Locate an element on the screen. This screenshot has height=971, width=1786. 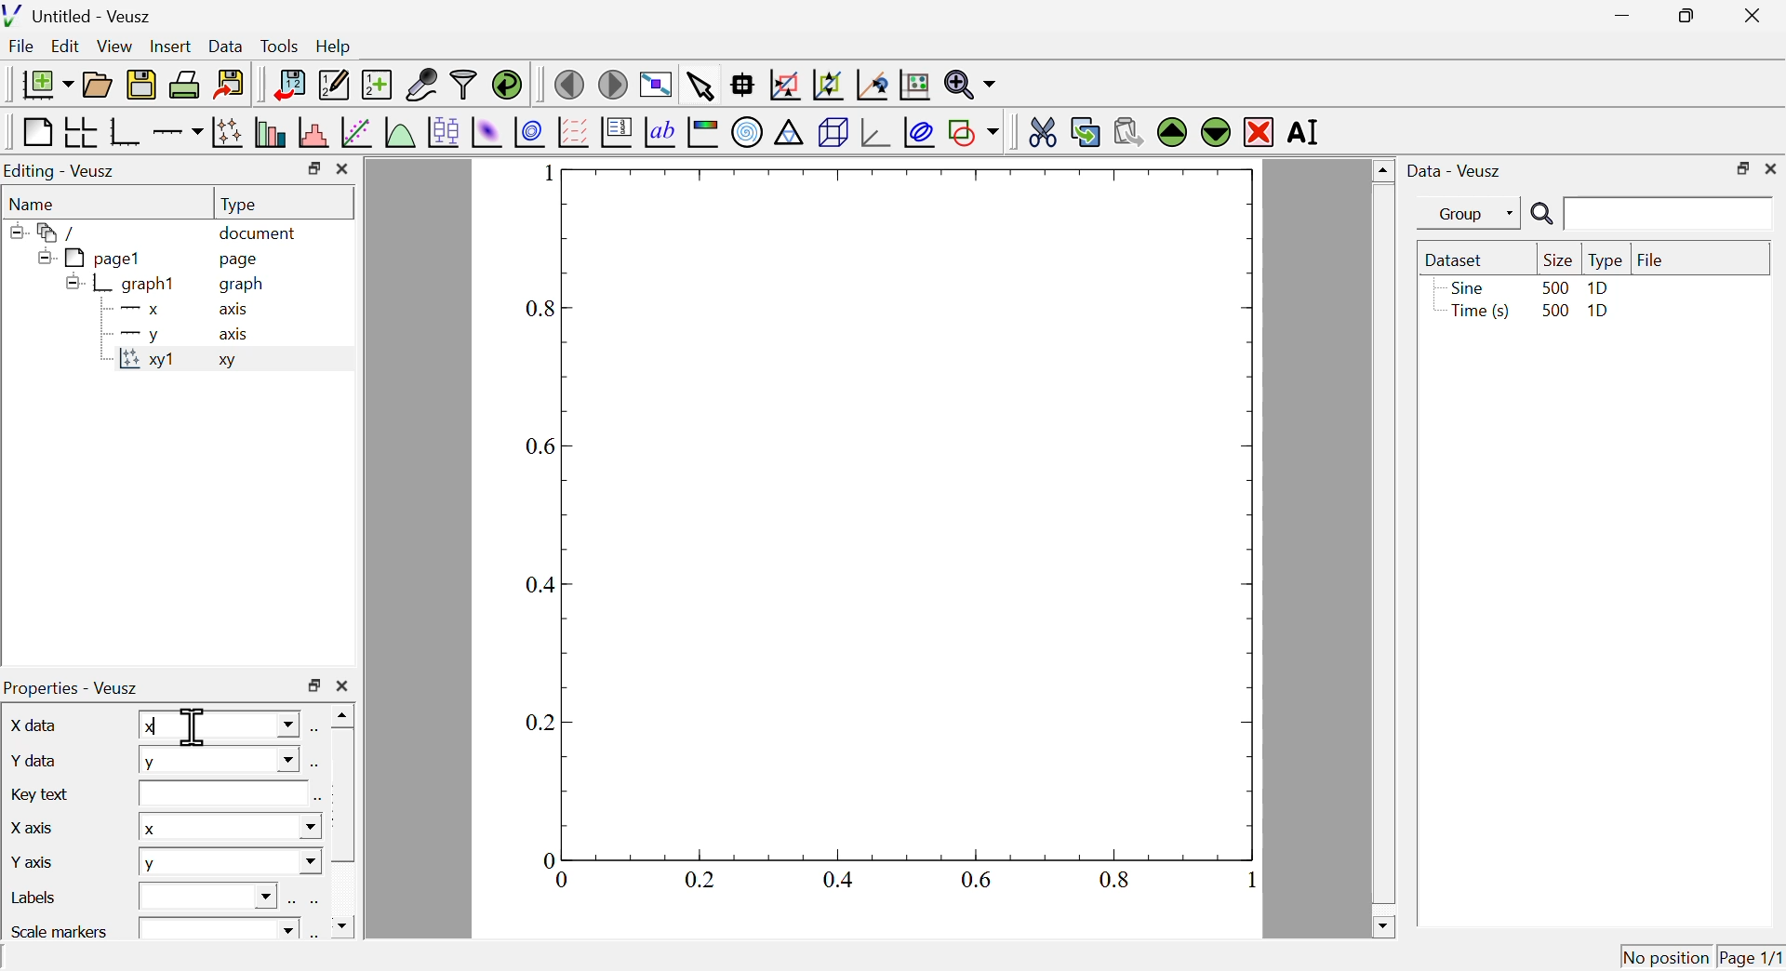
page1/1 is located at coordinates (1752, 953).